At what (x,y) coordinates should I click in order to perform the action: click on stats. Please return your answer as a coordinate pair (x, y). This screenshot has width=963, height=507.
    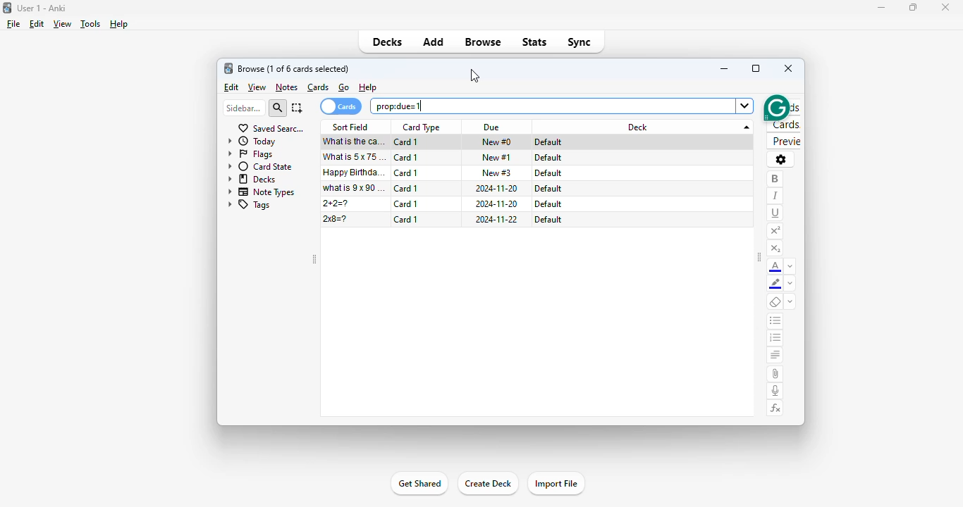
    Looking at the image, I should click on (534, 42).